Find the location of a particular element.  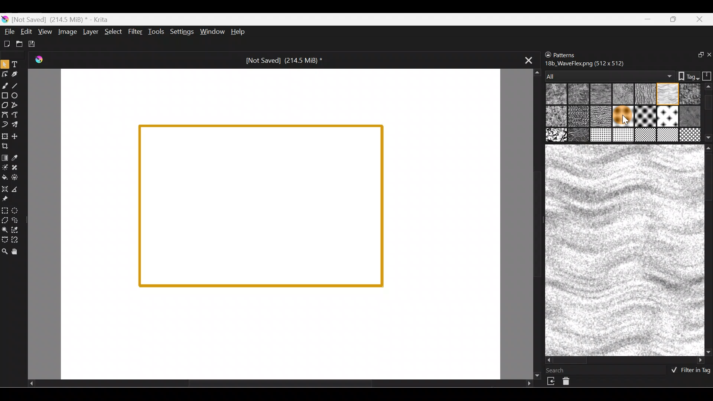

Magnetic curve selection tool is located at coordinates (20, 240).